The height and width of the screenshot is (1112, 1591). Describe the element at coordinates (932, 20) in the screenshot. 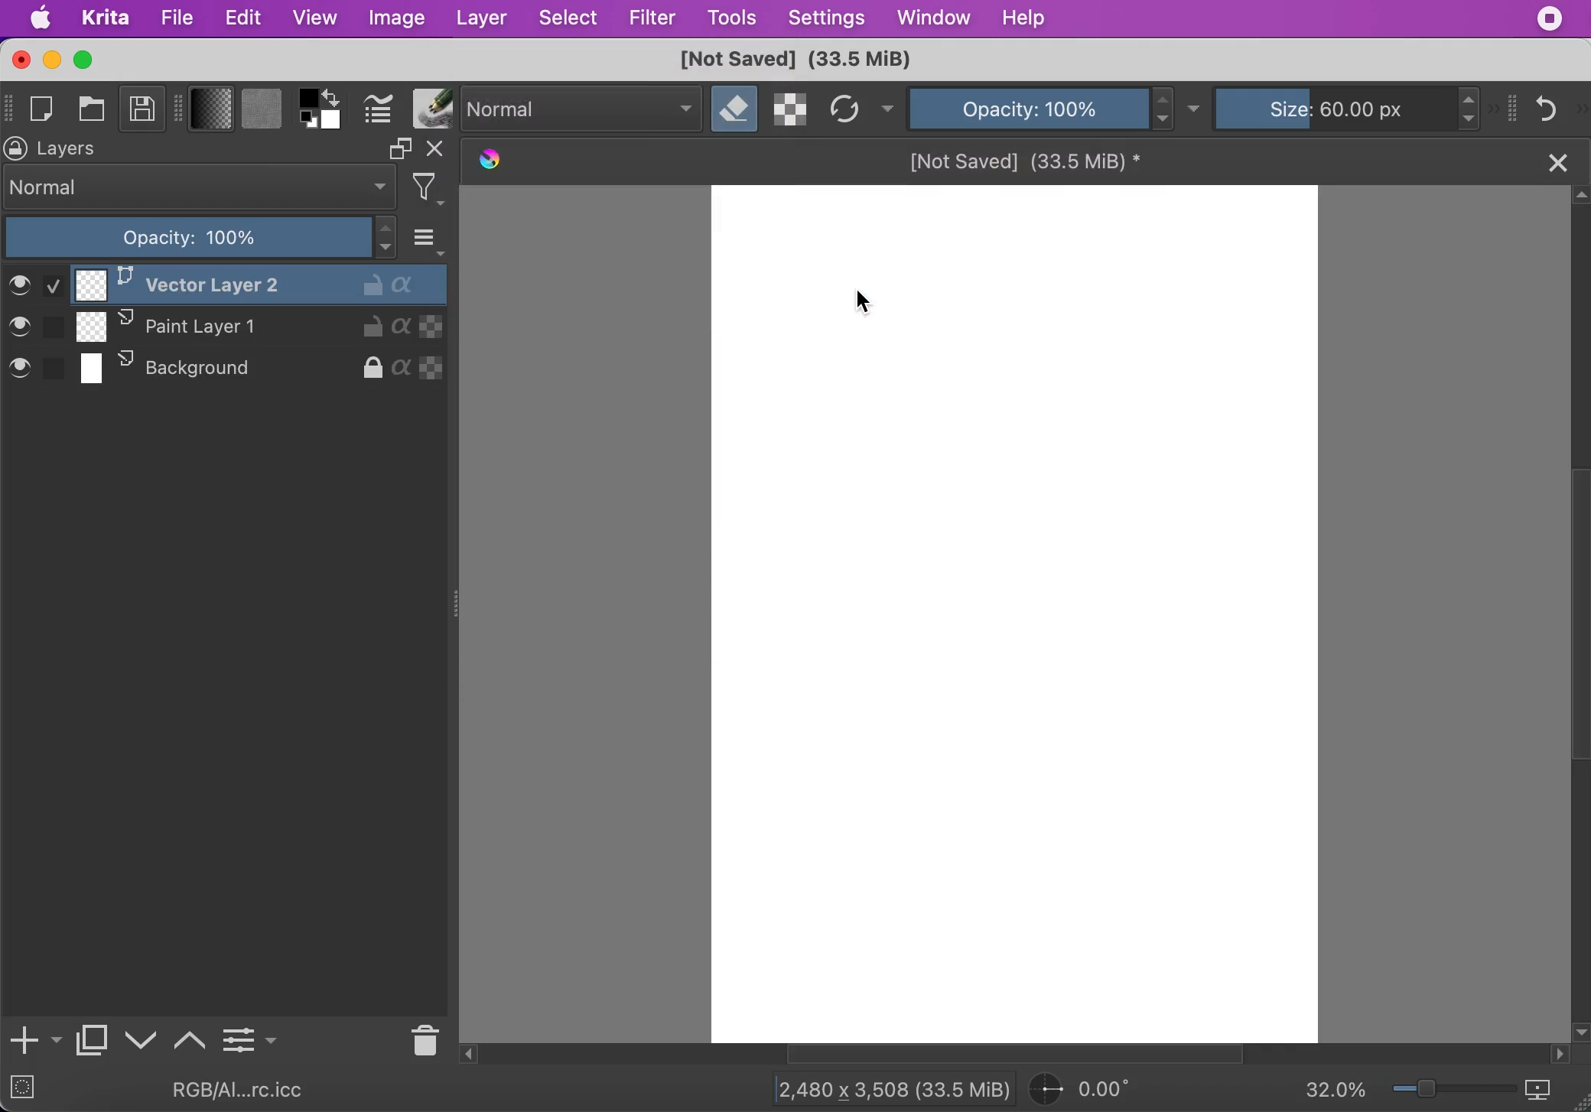

I see `window` at that location.